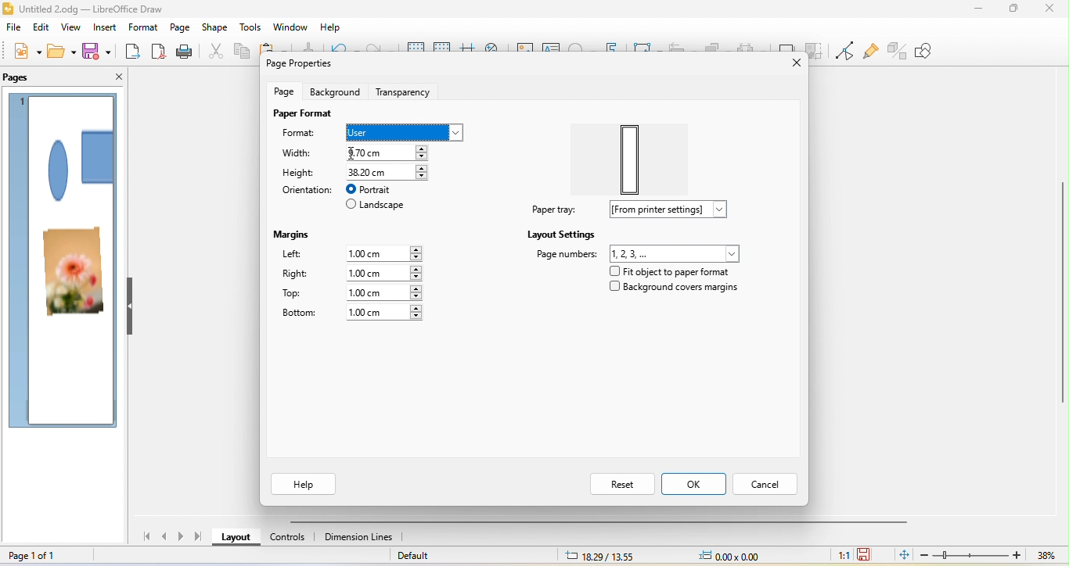 This screenshot has width=1069, height=566. Describe the element at coordinates (70, 29) in the screenshot. I see `view` at that location.